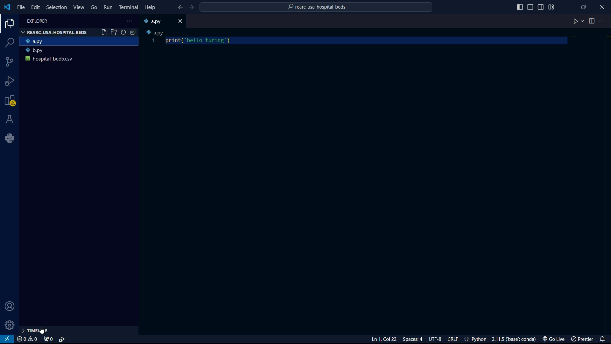 The height and width of the screenshot is (344, 611). Describe the element at coordinates (385, 340) in the screenshot. I see `line and columns` at that location.